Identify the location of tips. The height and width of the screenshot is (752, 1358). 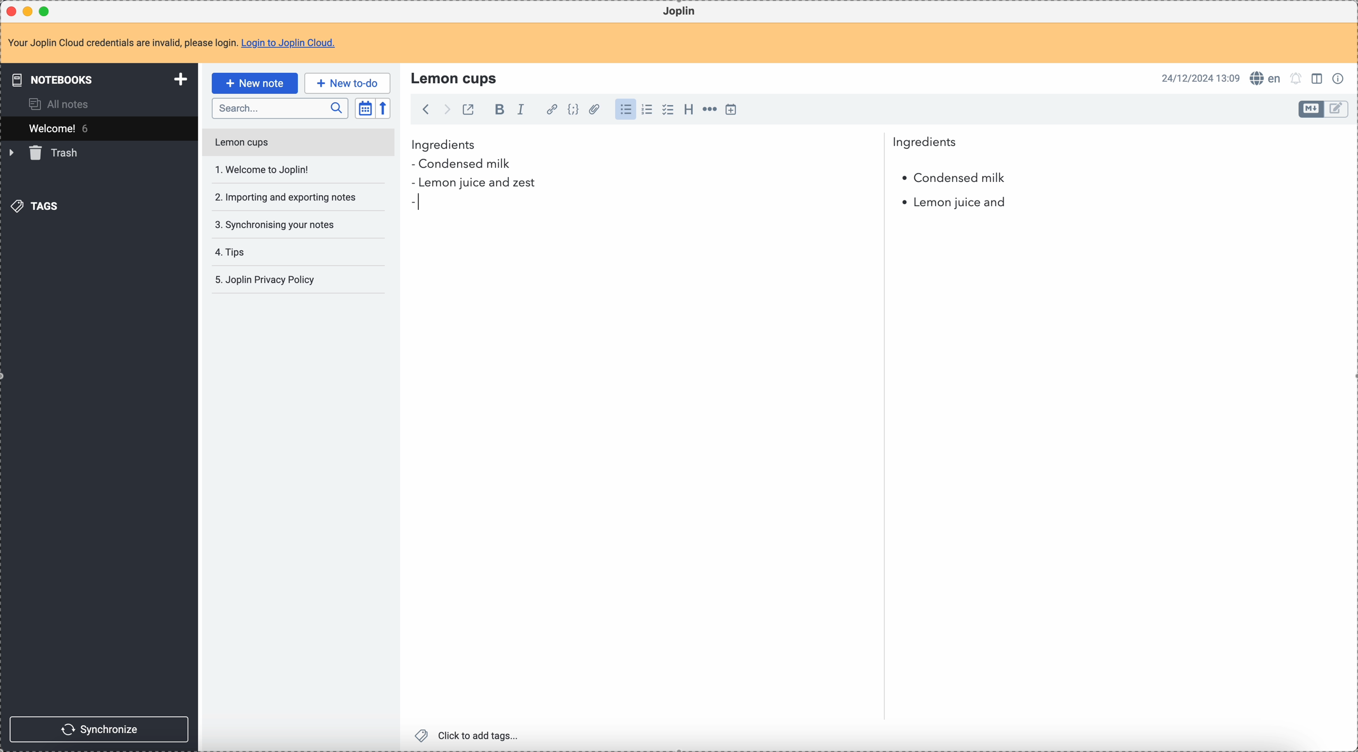
(232, 253).